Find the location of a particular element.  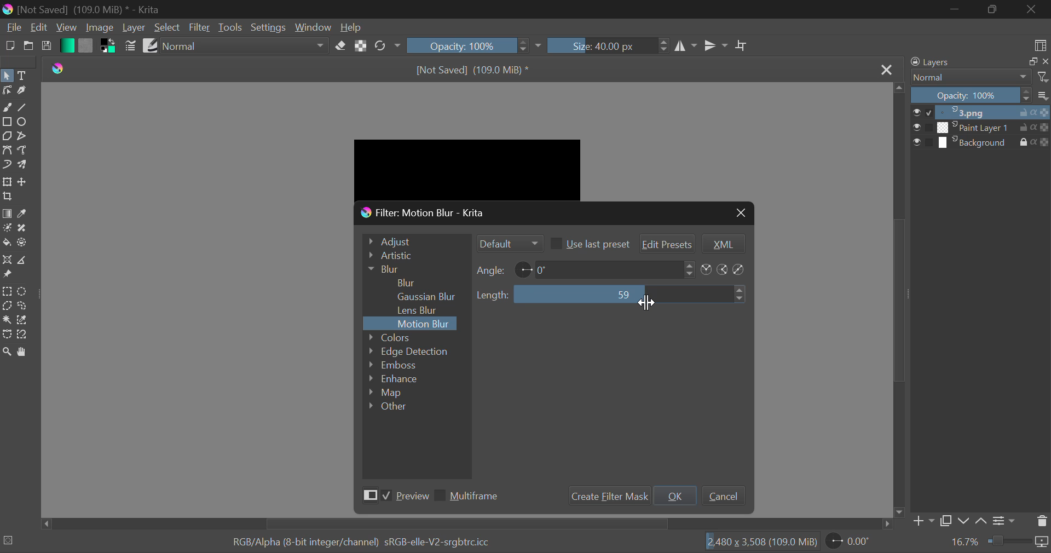

Delete Layer is located at coordinates (1041, 521).